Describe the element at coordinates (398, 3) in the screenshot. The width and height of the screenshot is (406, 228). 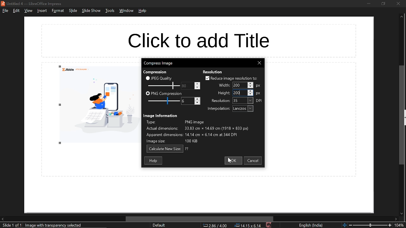
I see `close` at that location.